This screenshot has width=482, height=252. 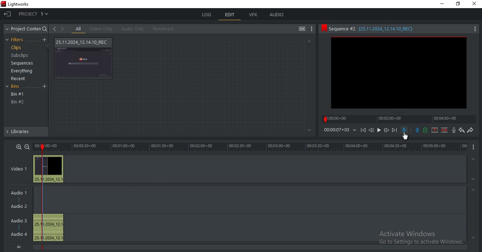 I want to click on audio, so click(x=277, y=15).